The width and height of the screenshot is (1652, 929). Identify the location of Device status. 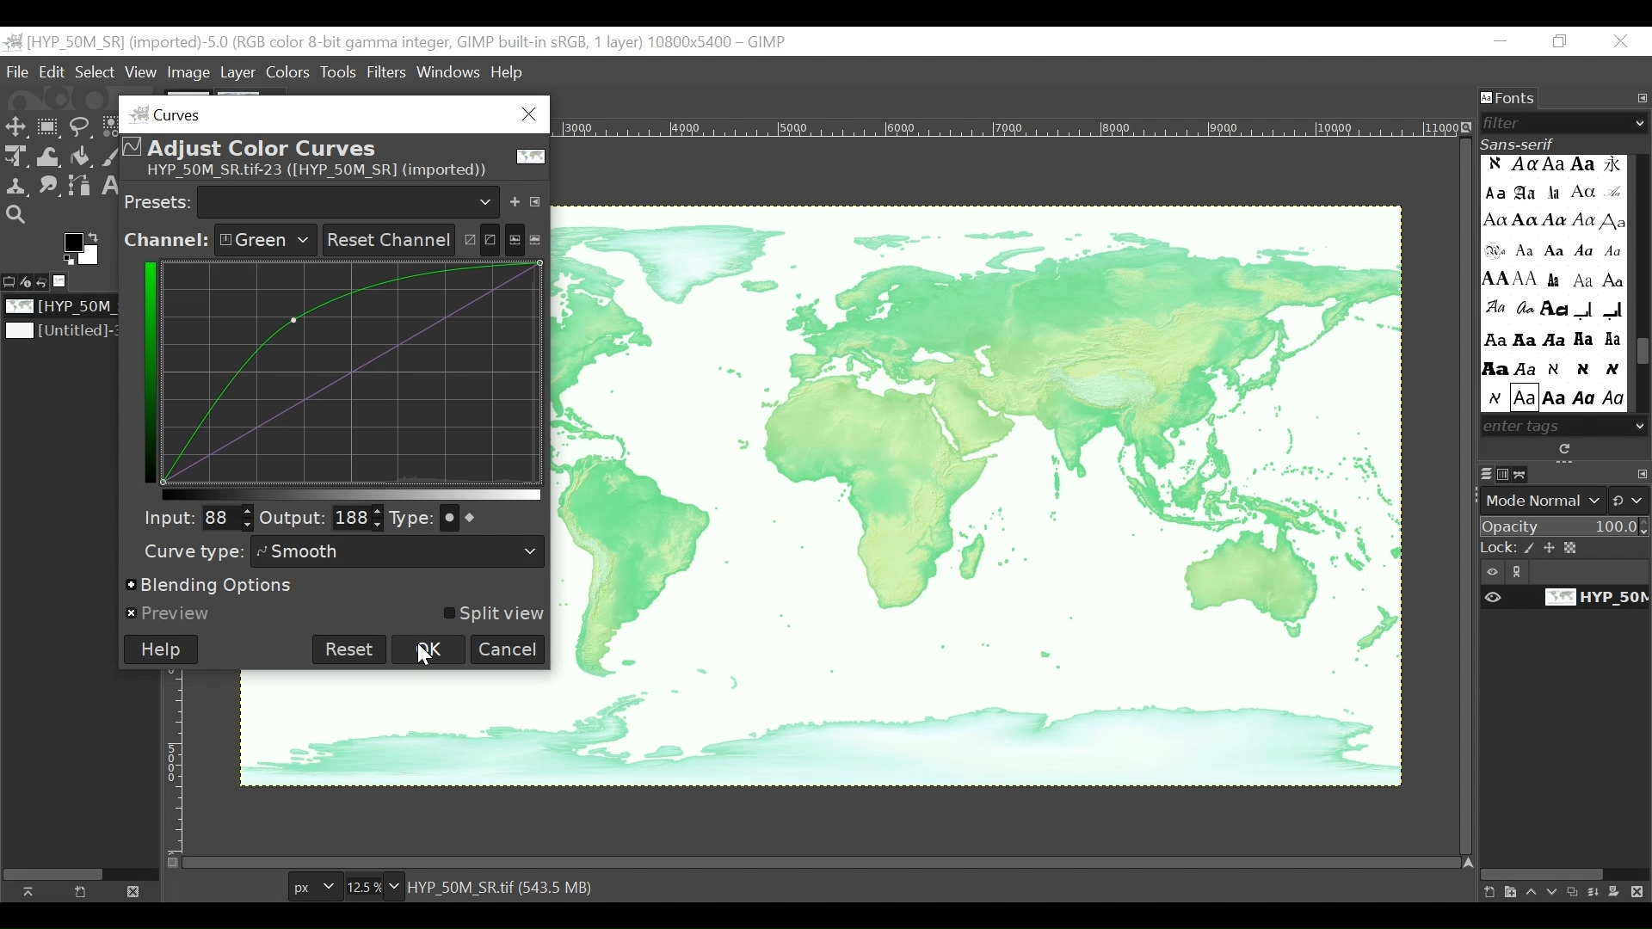
(28, 280).